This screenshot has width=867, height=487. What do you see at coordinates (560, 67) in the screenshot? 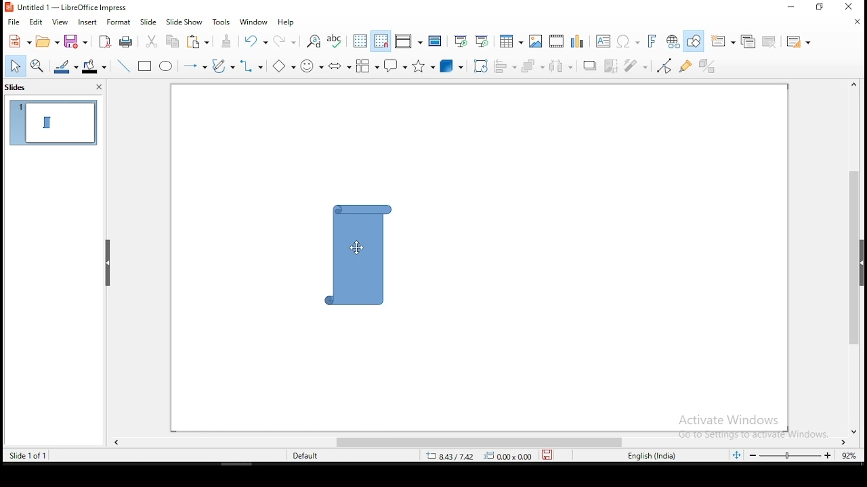
I see `distribute` at bounding box center [560, 67].